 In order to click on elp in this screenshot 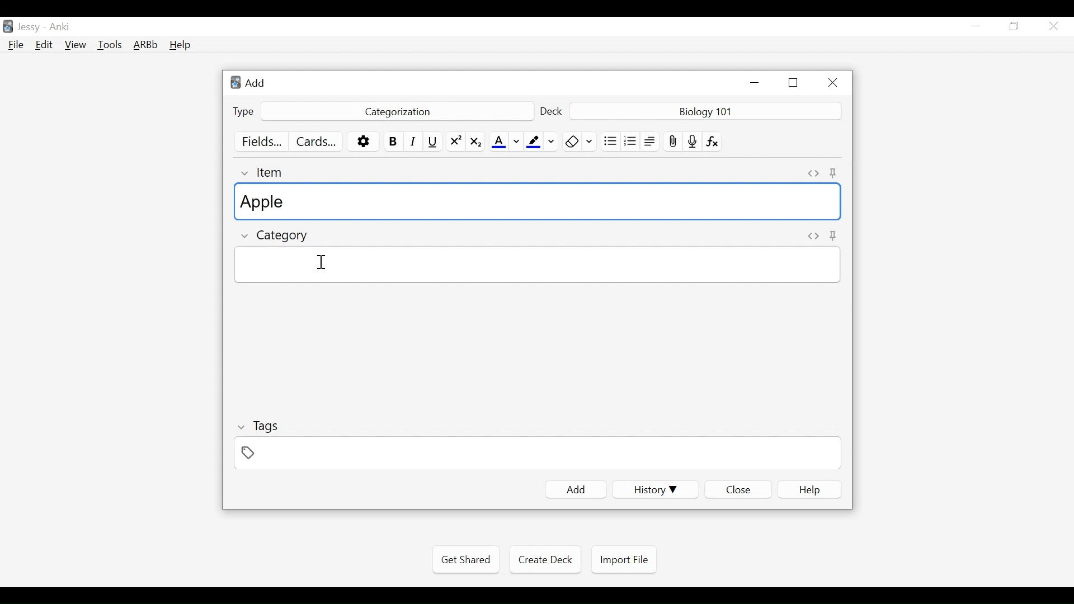, I will do `click(811, 490)`.